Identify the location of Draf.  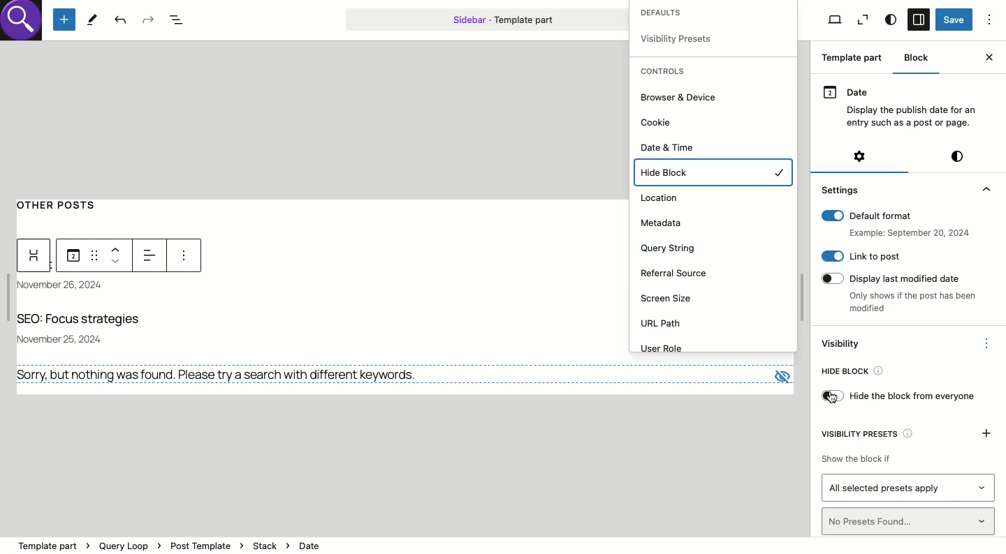
(93, 254).